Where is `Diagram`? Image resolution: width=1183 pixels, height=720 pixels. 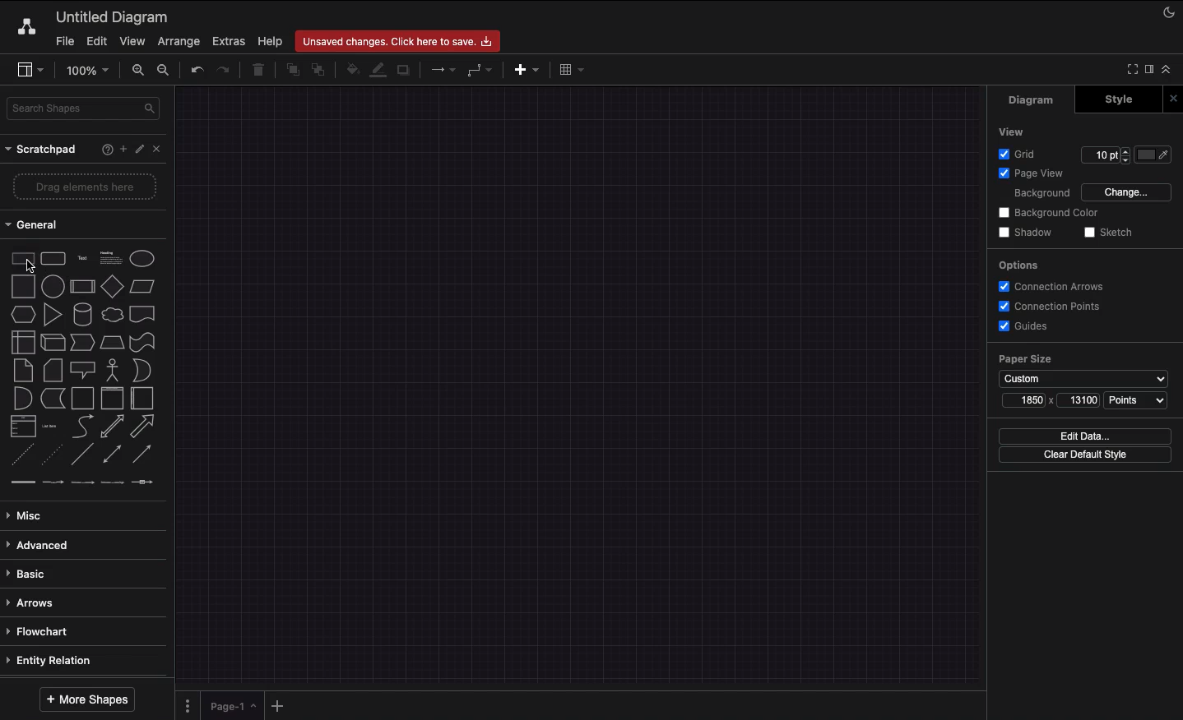
Diagram is located at coordinates (1037, 100).